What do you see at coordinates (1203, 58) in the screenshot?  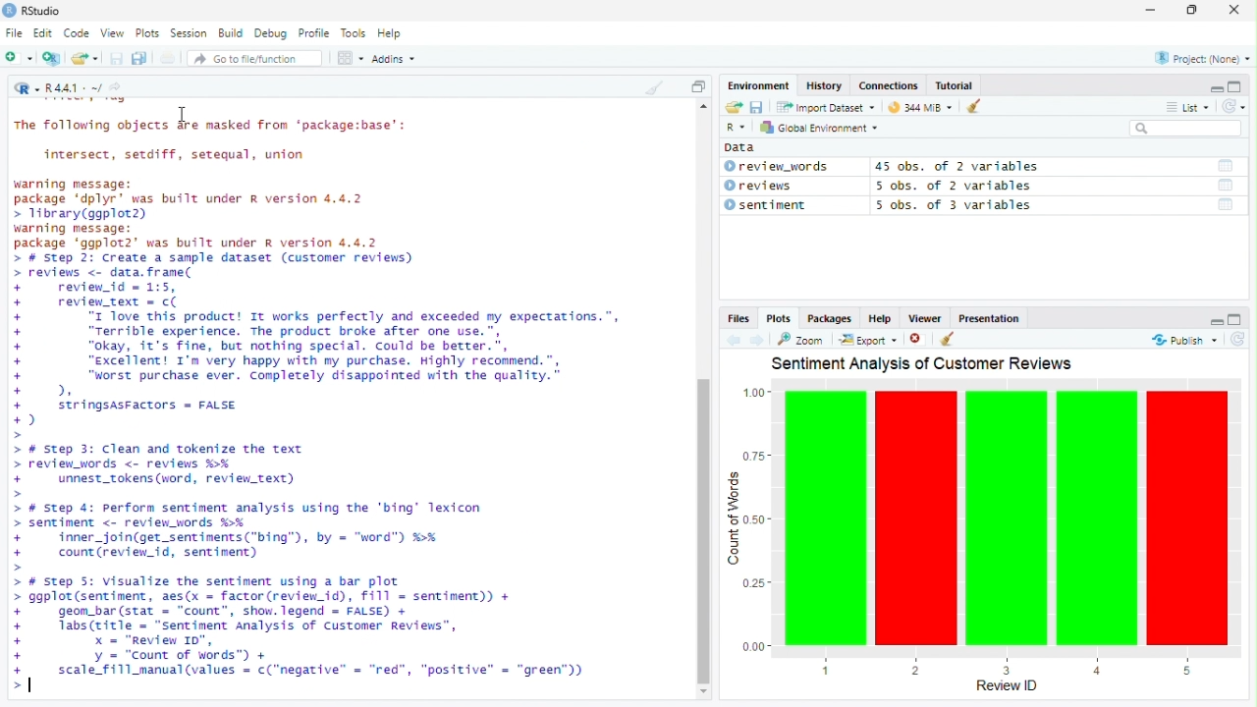 I see `Project: (None)` at bounding box center [1203, 58].